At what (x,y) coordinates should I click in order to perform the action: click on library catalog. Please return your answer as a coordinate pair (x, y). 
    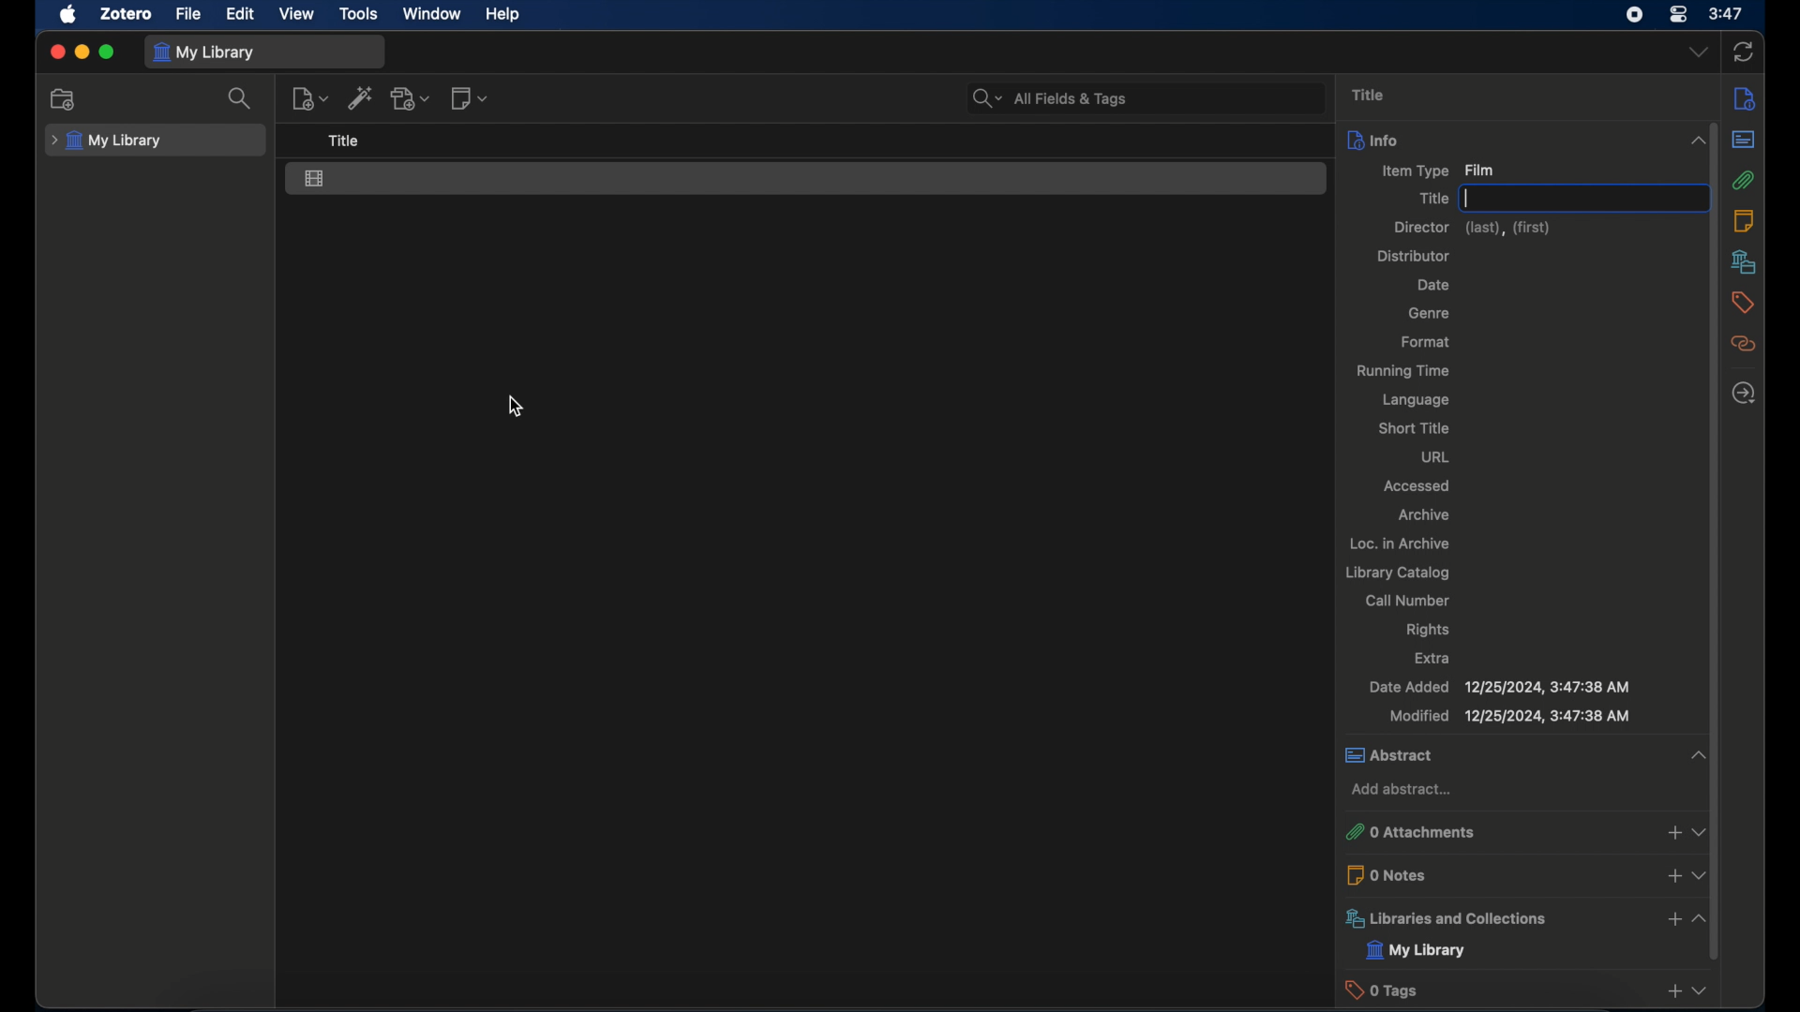
    Looking at the image, I should click on (1402, 573).